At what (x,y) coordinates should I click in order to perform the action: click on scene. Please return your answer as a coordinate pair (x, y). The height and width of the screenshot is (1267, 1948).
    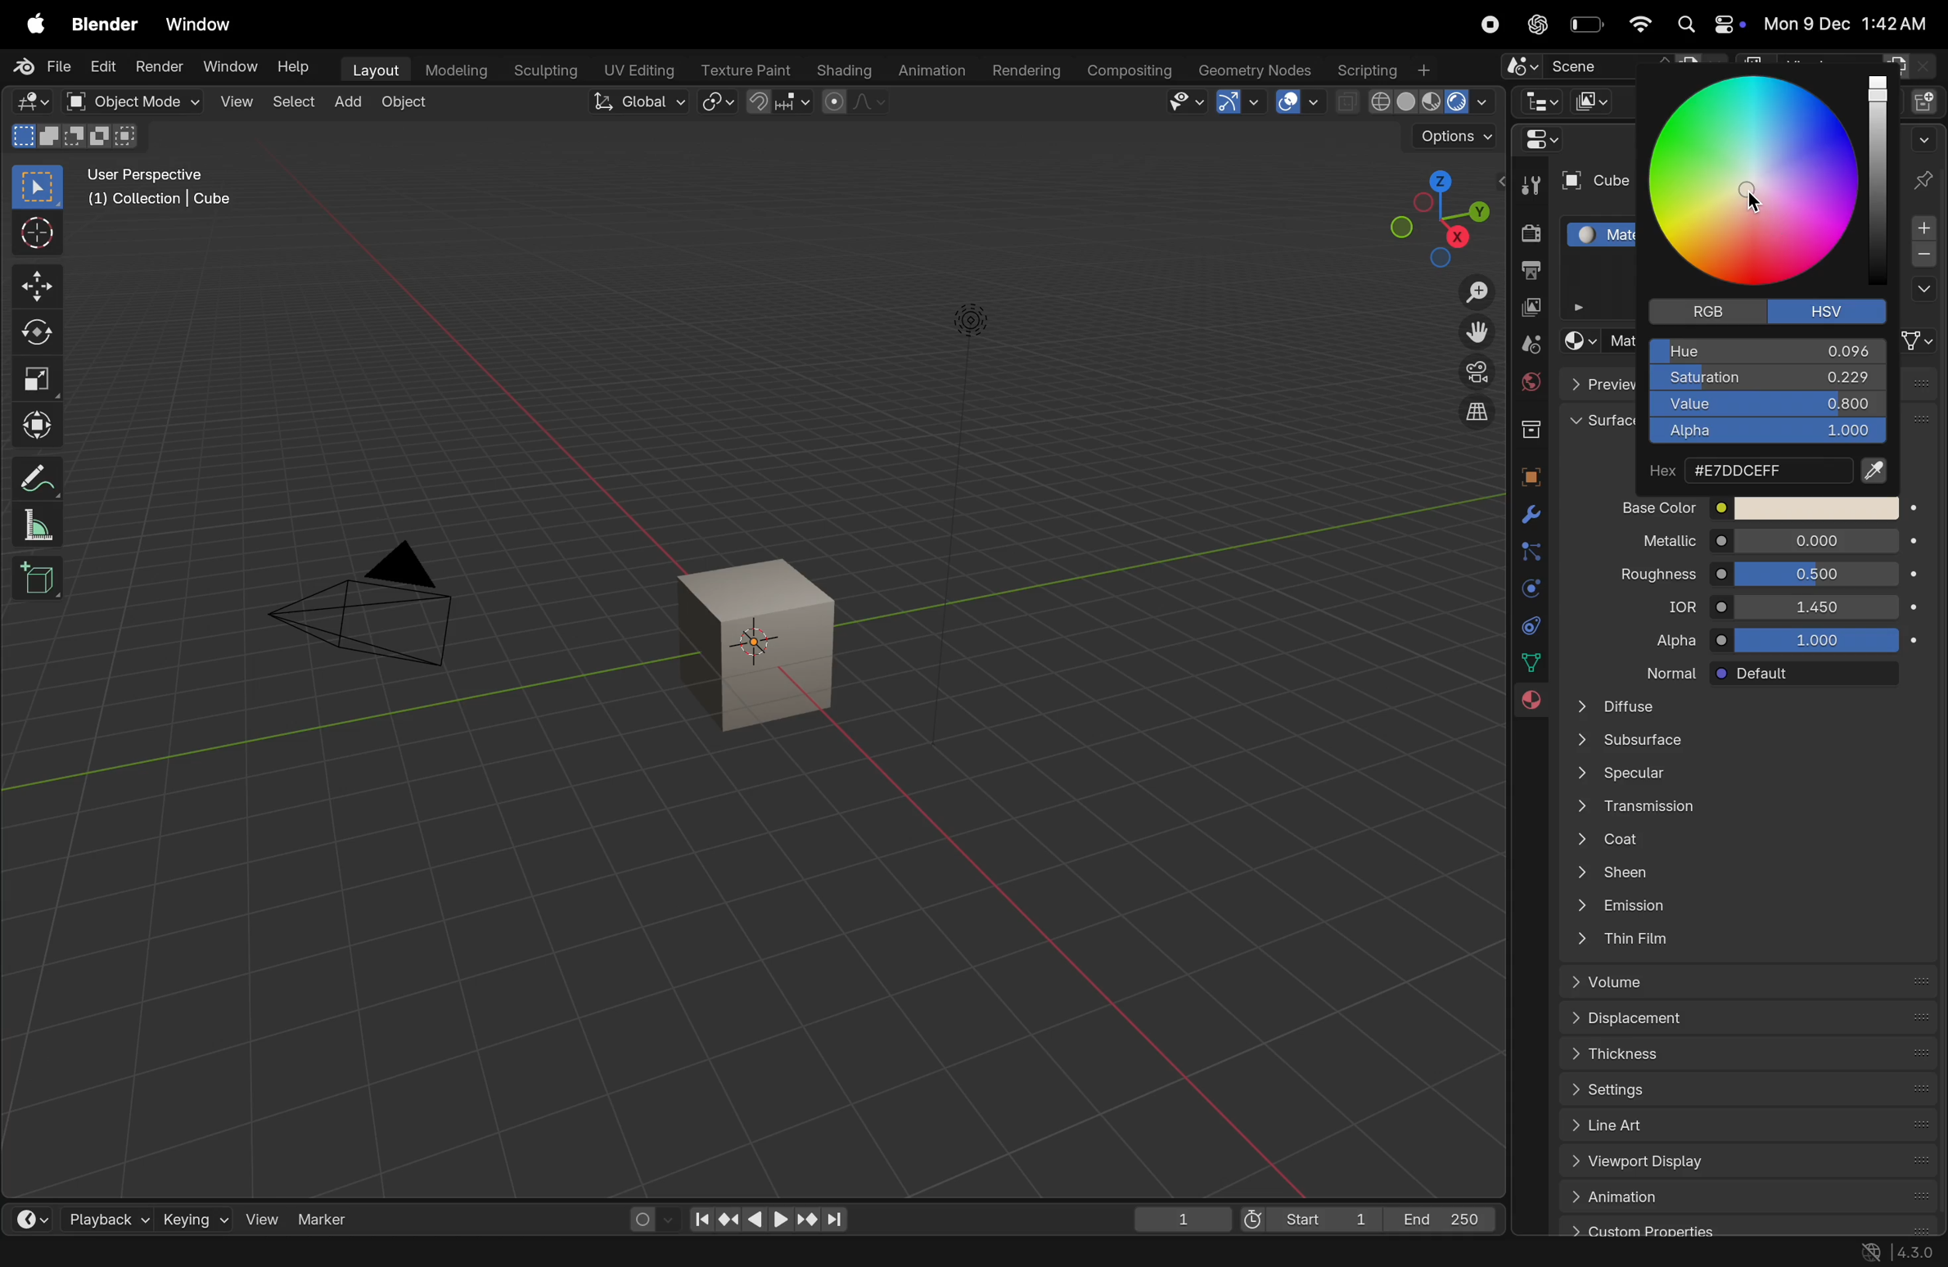
    Looking at the image, I should click on (1528, 344).